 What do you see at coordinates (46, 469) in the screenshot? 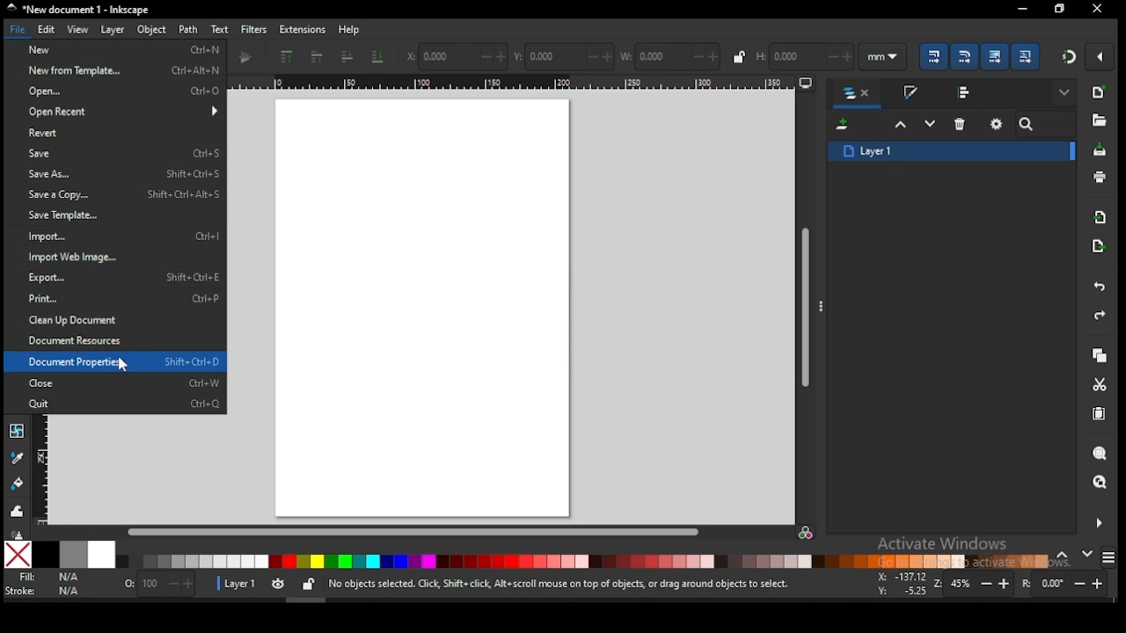
I see `vertical ruler` at bounding box center [46, 469].